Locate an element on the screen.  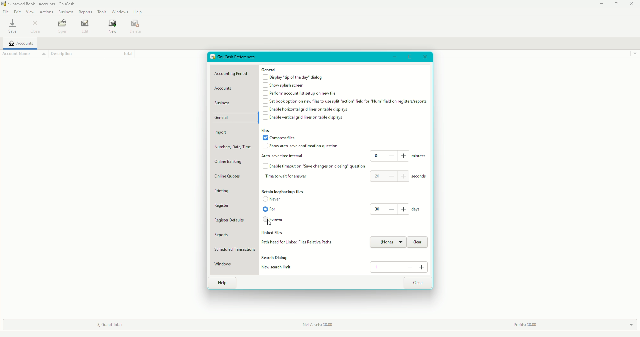
Restore is located at coordinates (616, 4).